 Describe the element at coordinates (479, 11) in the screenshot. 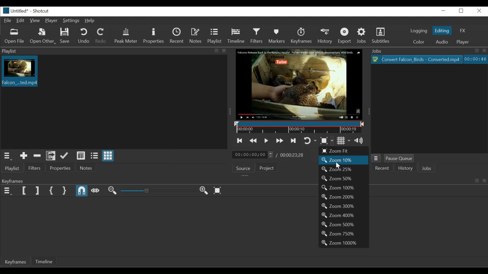

I see `Close` at that location.